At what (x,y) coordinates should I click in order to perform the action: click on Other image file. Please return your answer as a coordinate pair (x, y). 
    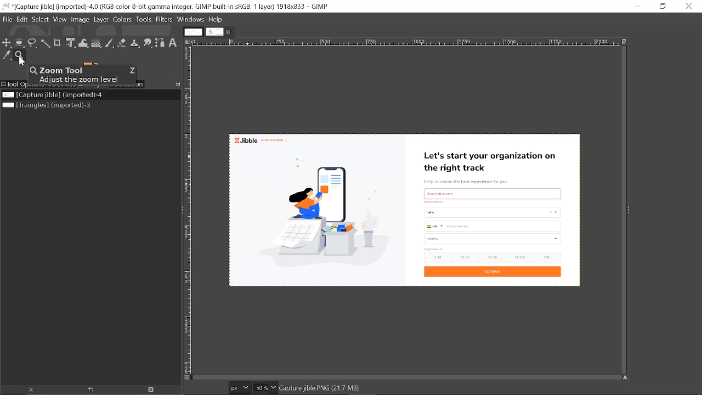
    Looking at the image, I should click on (64, 106).